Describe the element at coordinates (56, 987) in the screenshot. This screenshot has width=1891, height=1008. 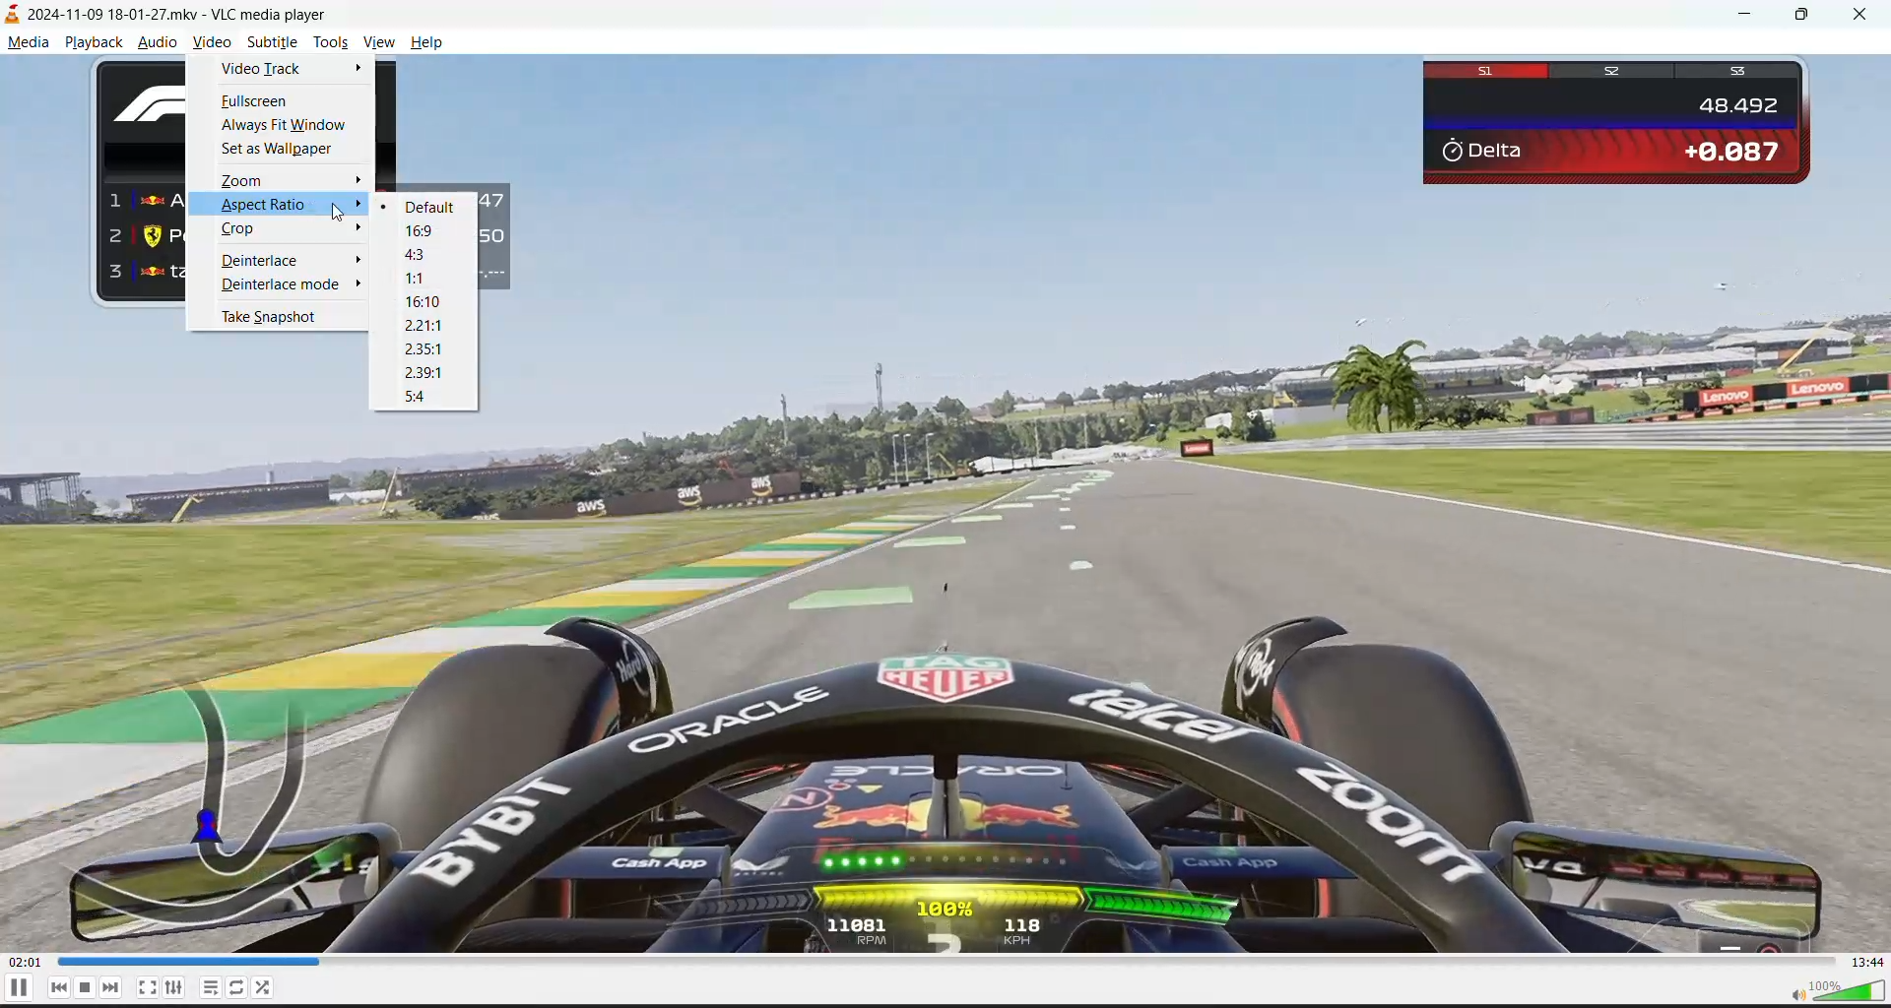
I see `previous` at that location.